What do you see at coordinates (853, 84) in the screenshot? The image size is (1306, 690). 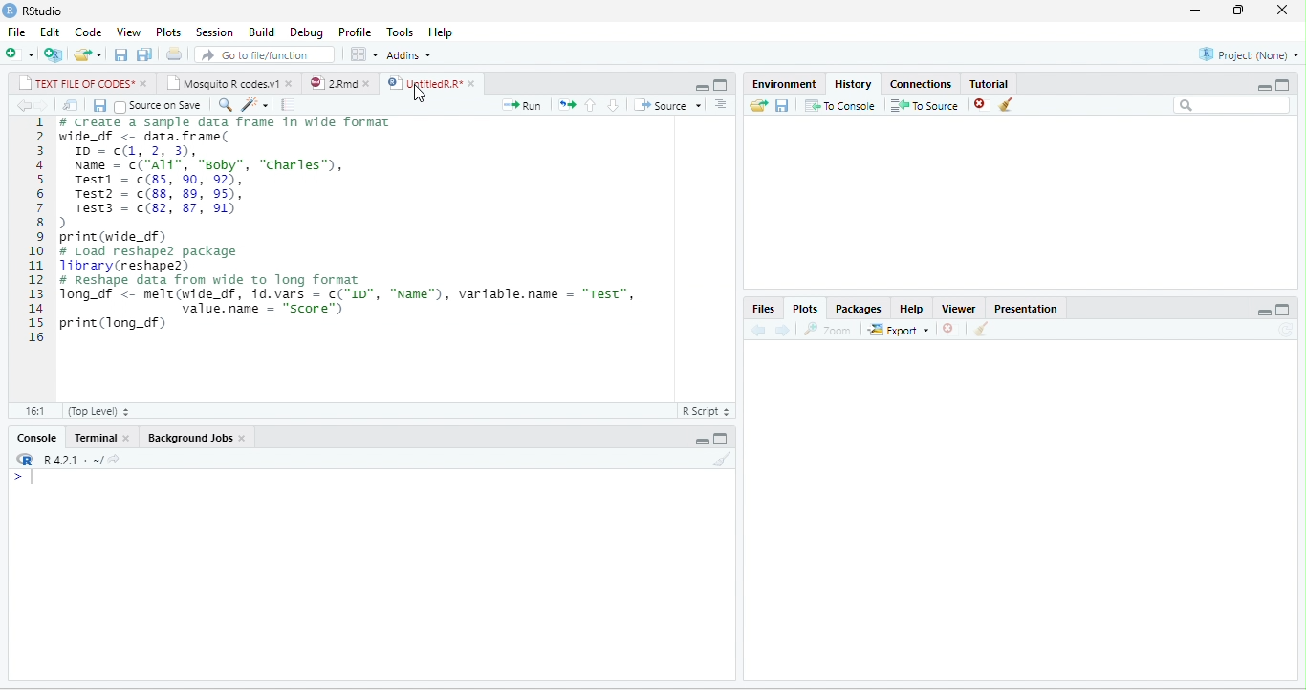 I see `History` at bounding box center [853, 84].